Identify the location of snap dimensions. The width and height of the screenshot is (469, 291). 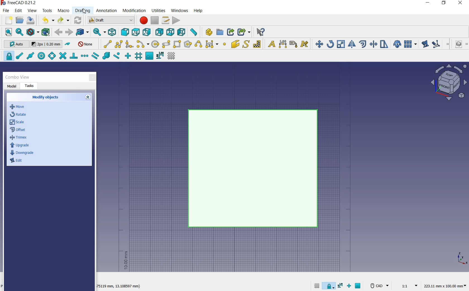
(160, 56).